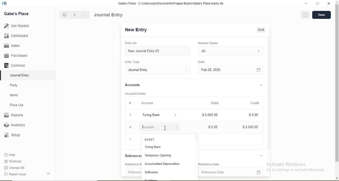 This screenshot has width=339, height=181. I want to click on Report Issue, so click(15, 174).